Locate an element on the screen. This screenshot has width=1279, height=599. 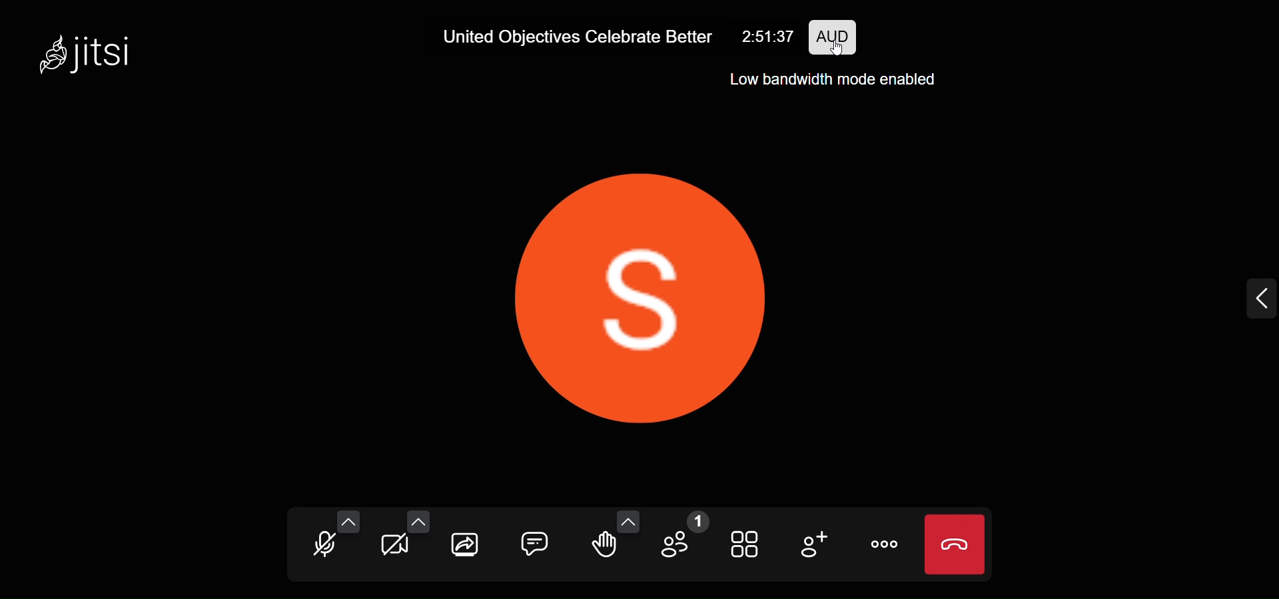
leave call is located at coordinates (954, 544).